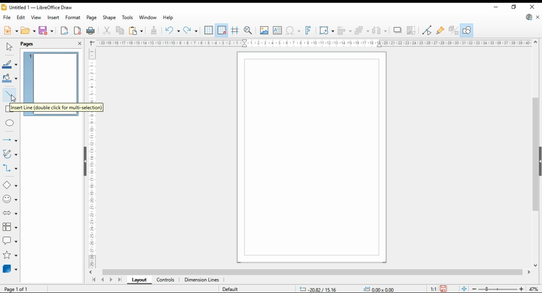 This screenshot has height=293, width=542. I want to click on export as PDF, so click(77, 30).